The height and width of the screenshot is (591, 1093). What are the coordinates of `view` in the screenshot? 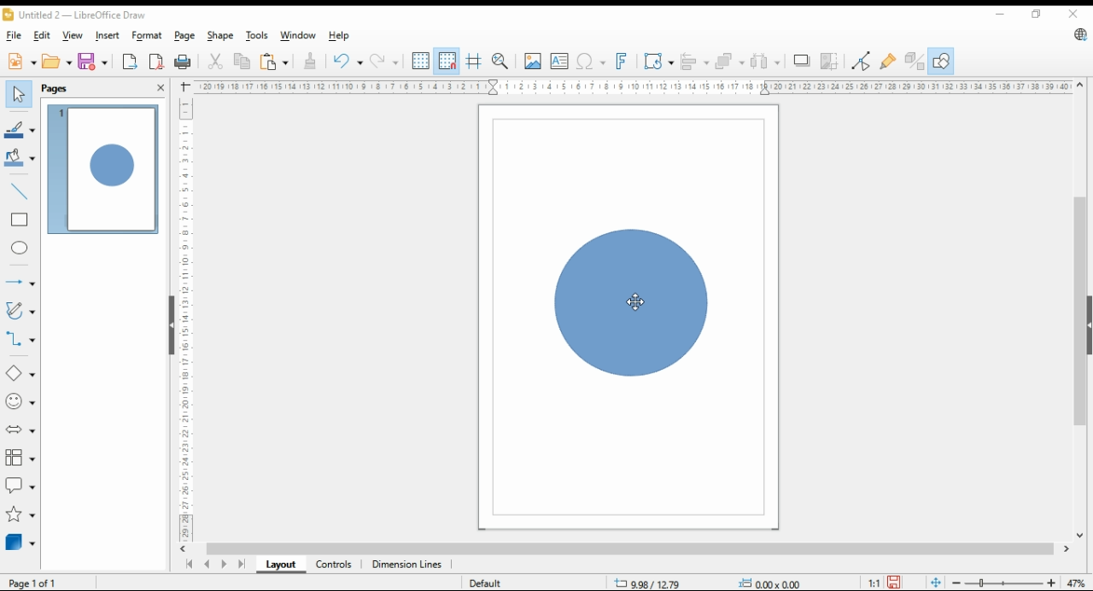 It's located at (72, 35).